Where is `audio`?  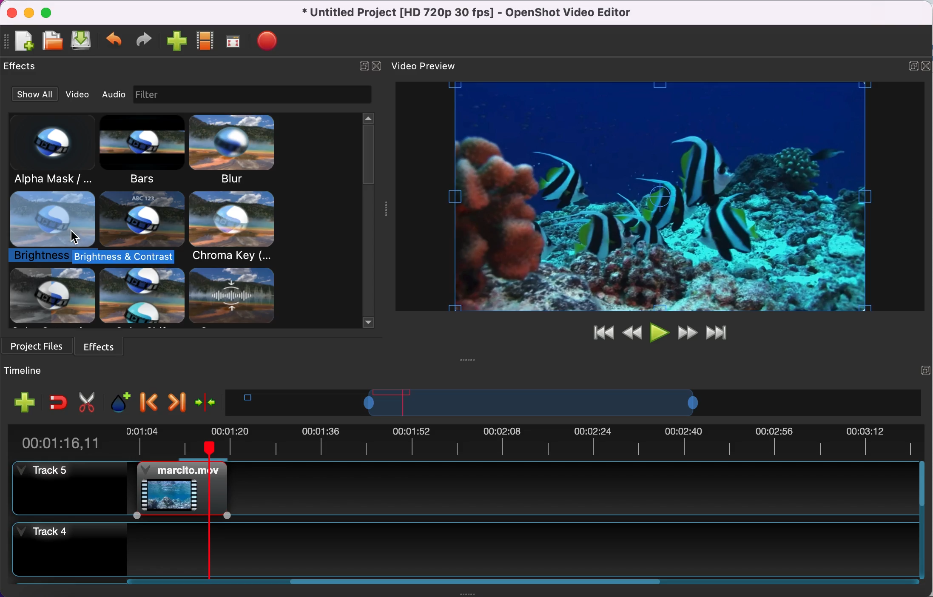
audio is located at coordinates (113, 96).